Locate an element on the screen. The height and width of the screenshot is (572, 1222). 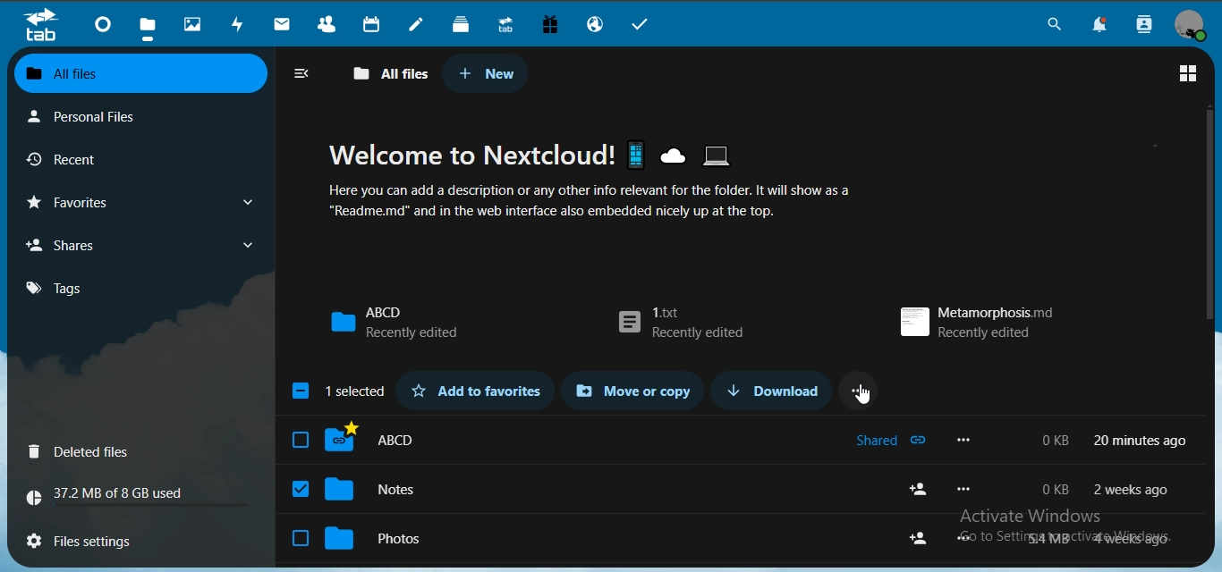
tasks is located at coordinates (643, 24).